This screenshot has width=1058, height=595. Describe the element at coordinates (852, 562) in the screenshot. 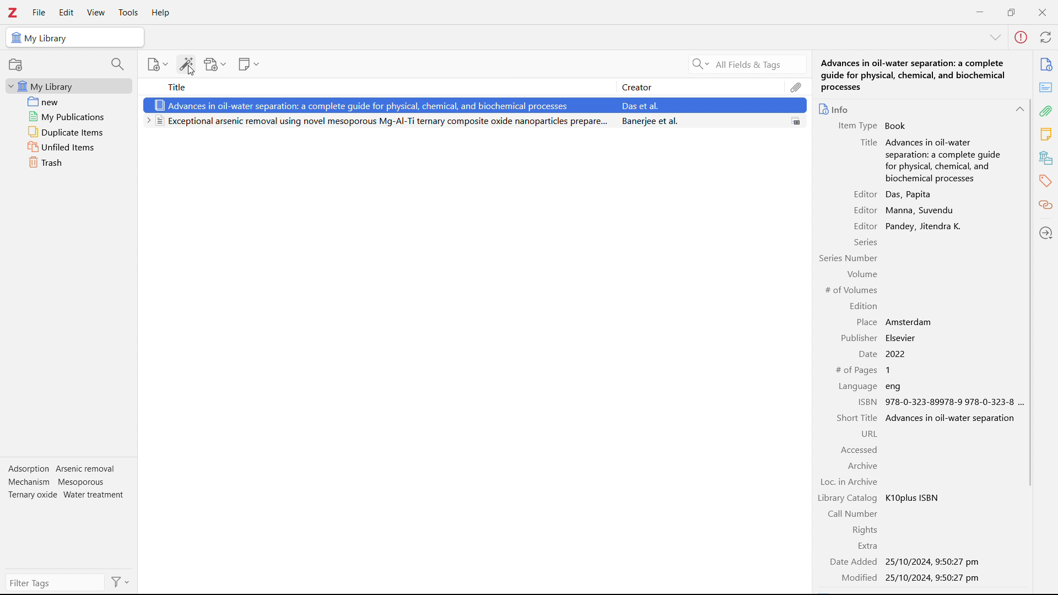

I see `Date added` at that location.